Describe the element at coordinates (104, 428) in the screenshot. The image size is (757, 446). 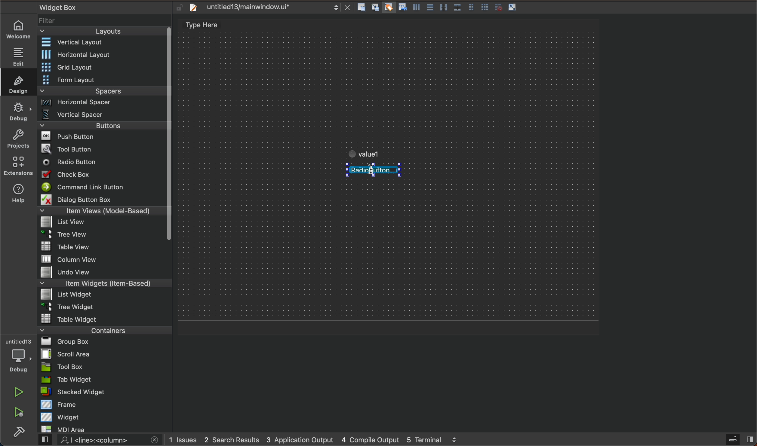
I see `mdi area` at that location.